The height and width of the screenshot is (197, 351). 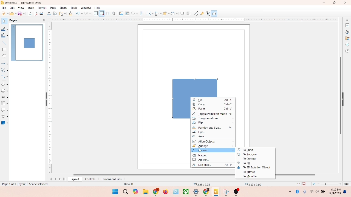 I want to click on image, so click(x=120, y=13).